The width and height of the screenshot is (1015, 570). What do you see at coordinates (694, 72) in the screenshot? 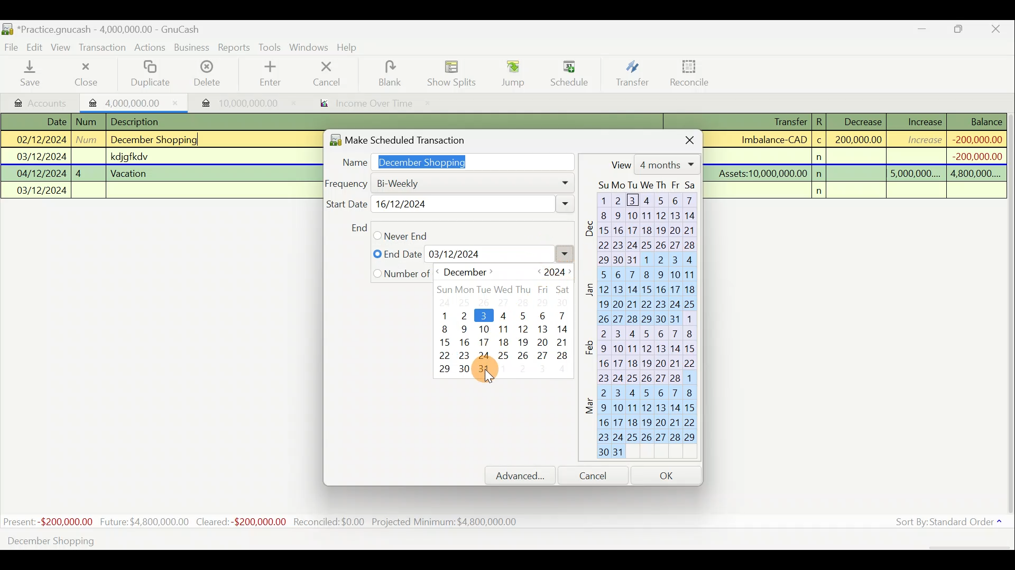
I see `Reconcile` at bounding box center [694, 72].